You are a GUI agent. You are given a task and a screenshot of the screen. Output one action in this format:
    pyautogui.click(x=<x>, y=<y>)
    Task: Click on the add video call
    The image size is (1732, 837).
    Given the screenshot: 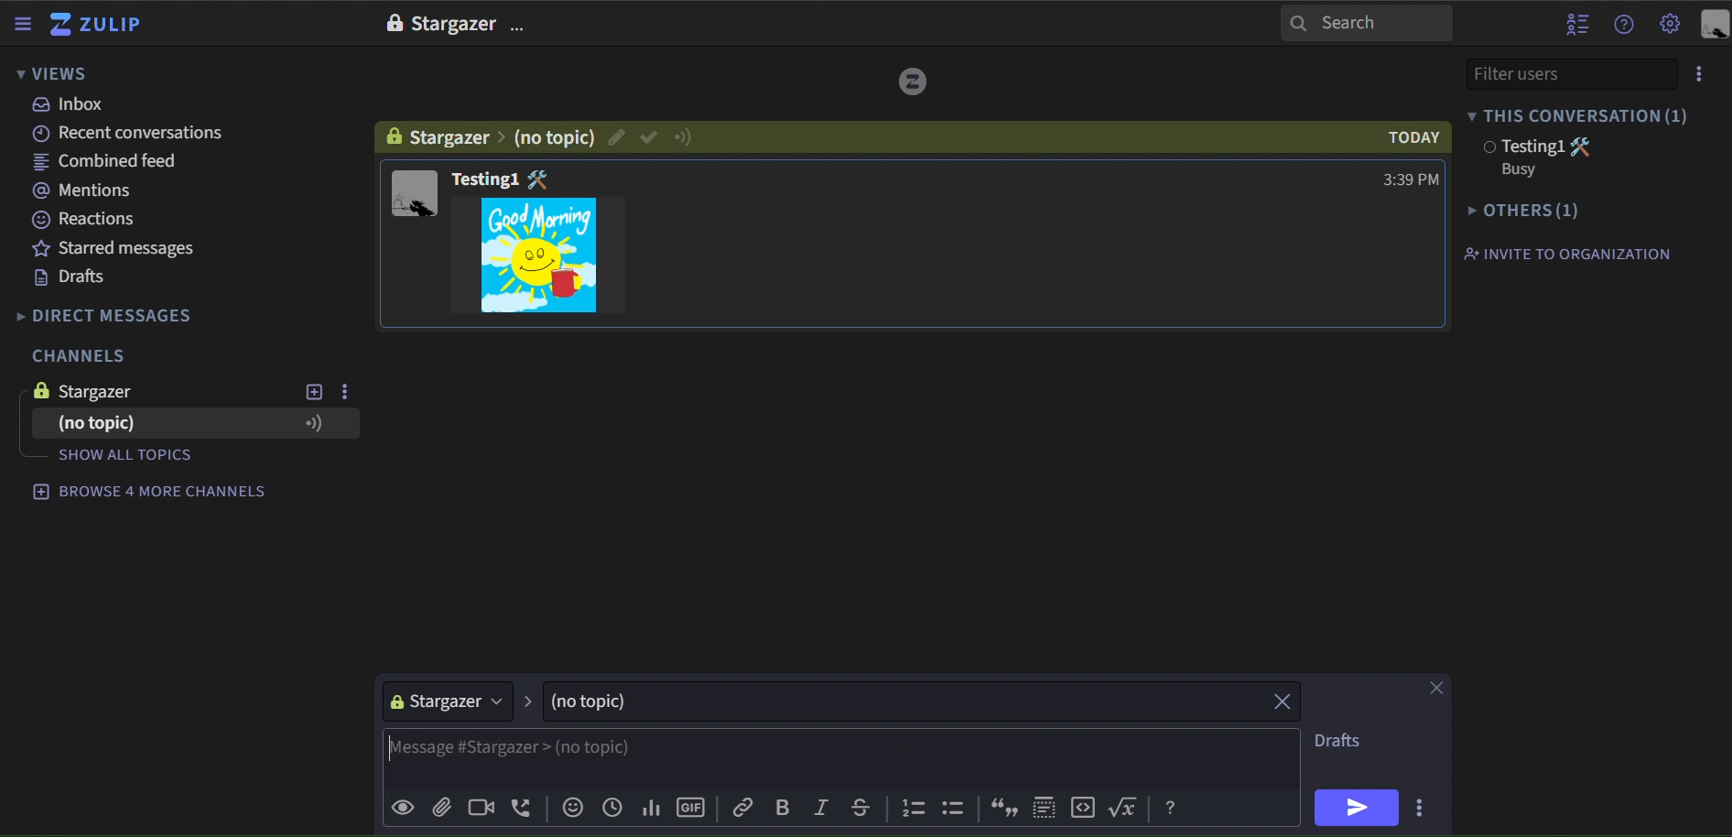 What is the action you would take?
    pyautogui.click(x=477, y=809)
    